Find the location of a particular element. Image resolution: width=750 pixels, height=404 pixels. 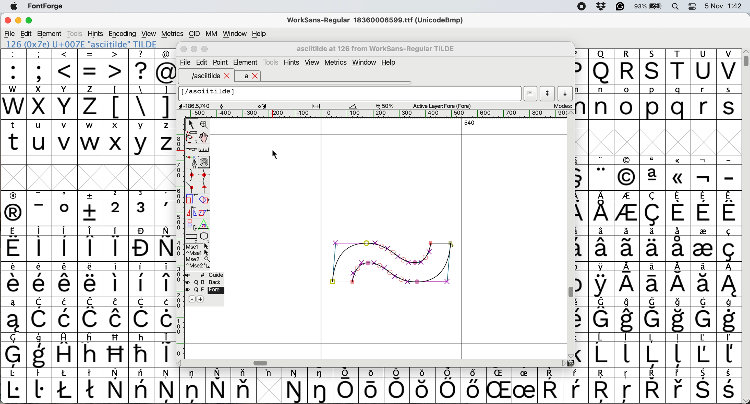

Point is located at coordinates (221, 63).